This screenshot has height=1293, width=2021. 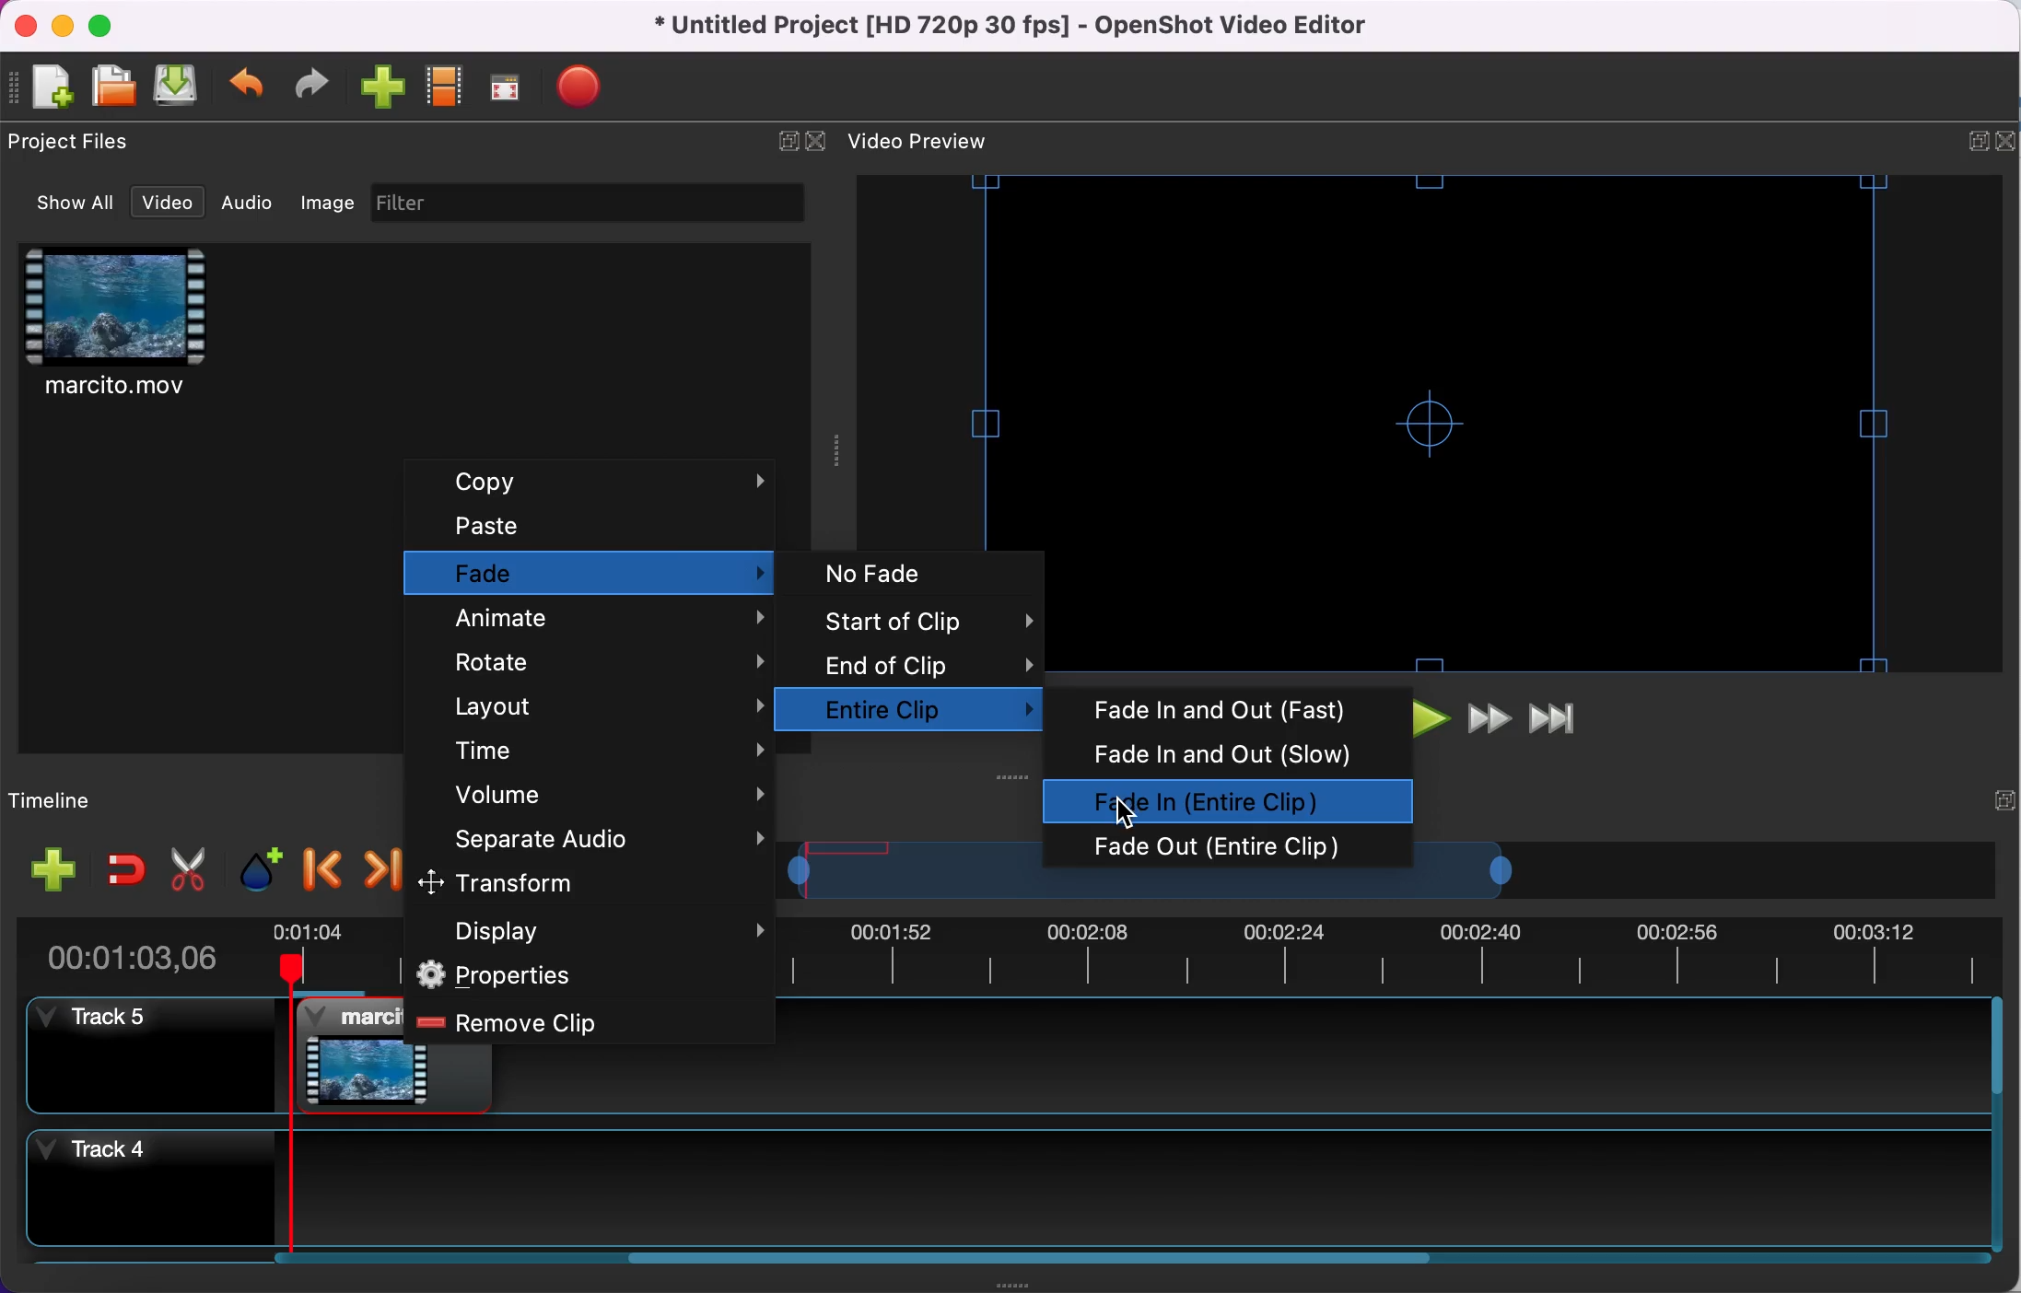 What do you see at coordinates (1232, 847) in the screenshot?
I see `fade out (entire clip)` at bounding box center [1232, 847].